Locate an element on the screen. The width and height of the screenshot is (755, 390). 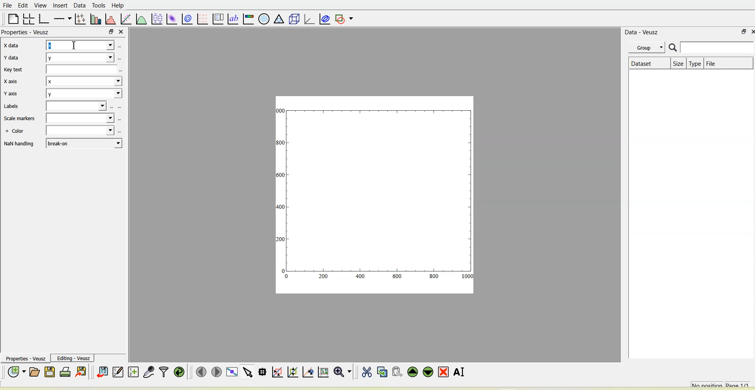
Move to the next page is located at coordinates (217, 371).